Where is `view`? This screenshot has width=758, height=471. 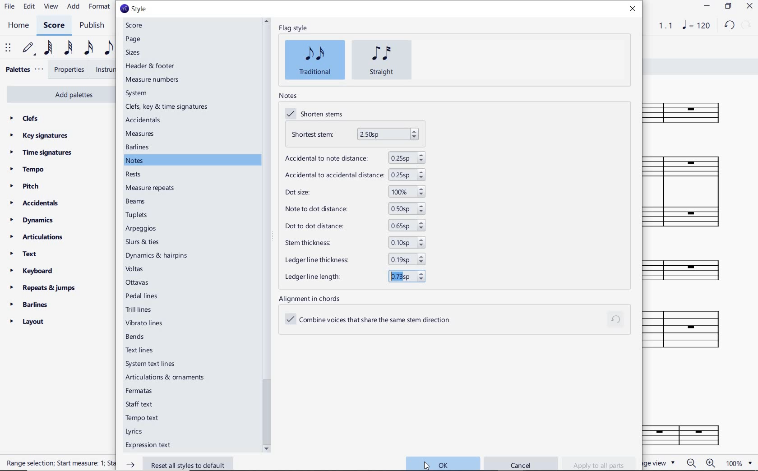
view is located at coordinates (50, 7).